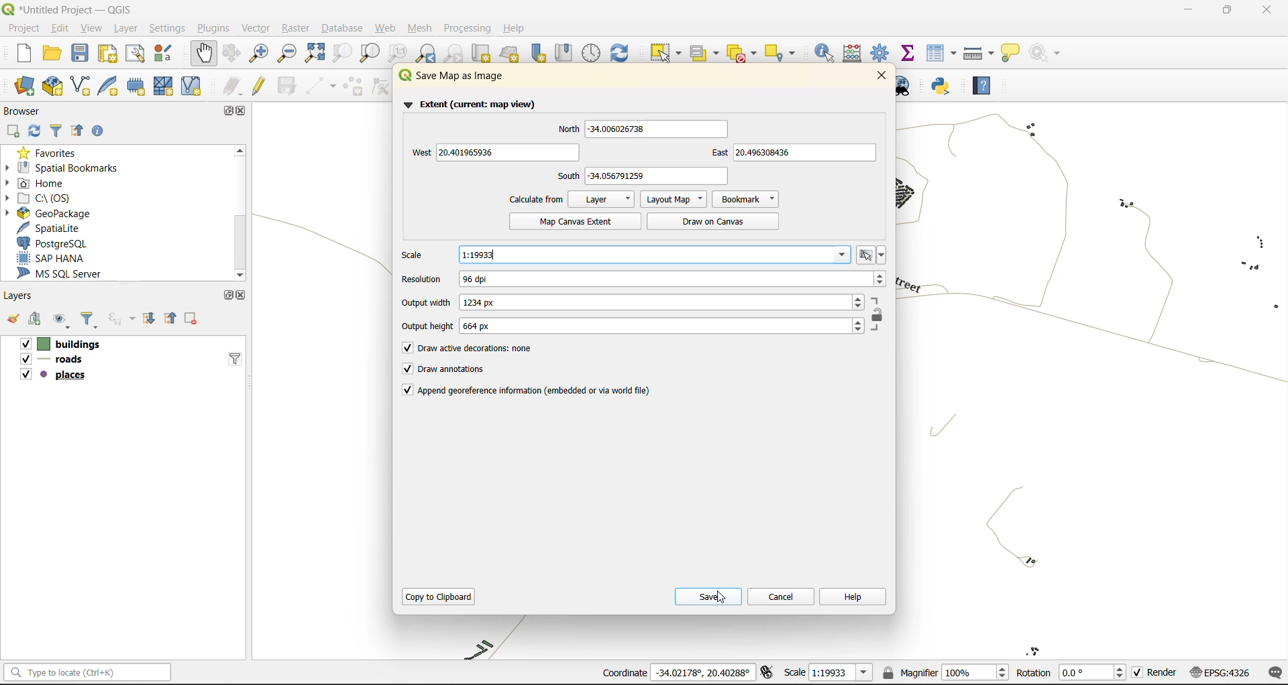 The height and width of the screenshot is (685, 1288). I want to click on zoom native, so click(398, 54).